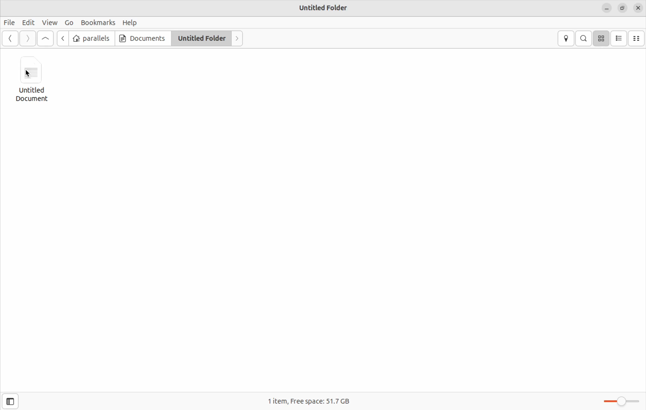 This screenshot has width=646, height=410. Describe the element at coordinates (622, 401) in the screenshot. I see `Zoom` at that location.